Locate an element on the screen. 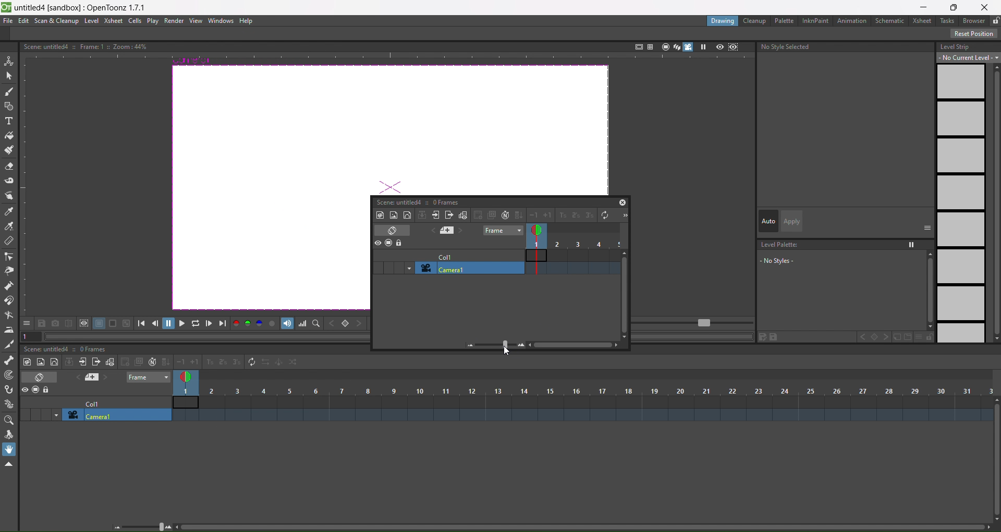 This screenshot has height=532, width=1001. FPS  is located at coordinates (694, 323).